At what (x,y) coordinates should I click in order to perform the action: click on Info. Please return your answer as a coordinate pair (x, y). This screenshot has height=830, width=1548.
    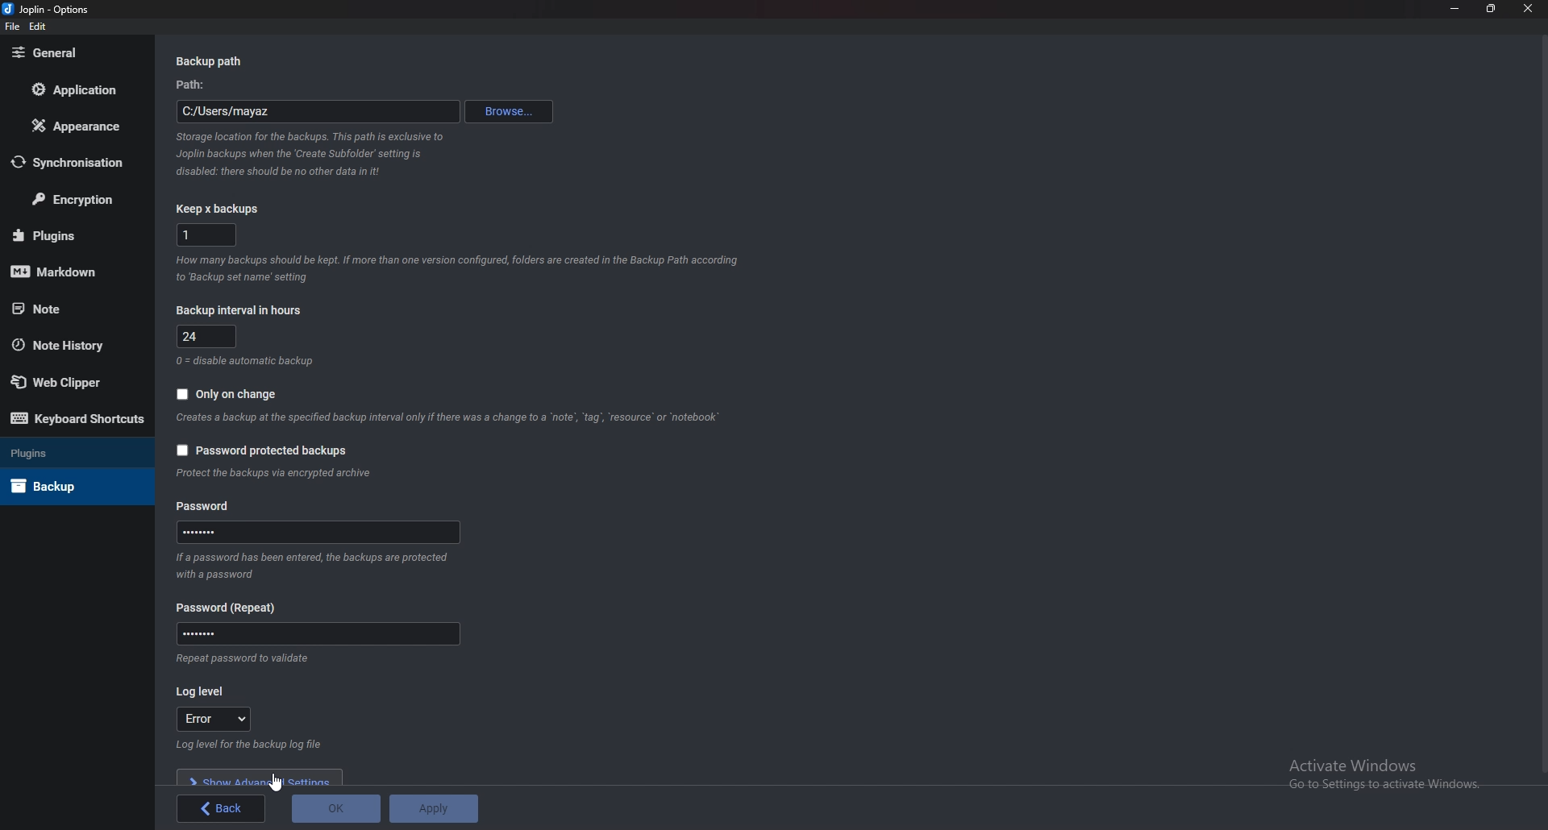
    Looking at the image, I should click on (252, 360).